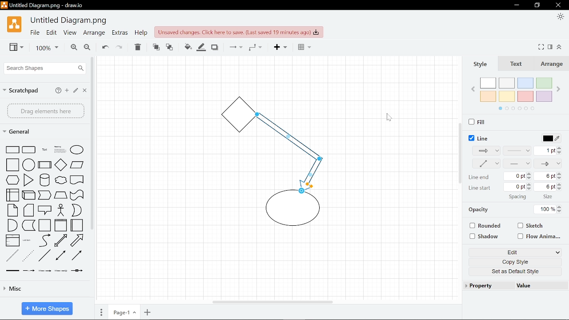  What do you see at coordinates (235, 48) in the screenshot?
I see `Connections` at bounding box center [235, 48].